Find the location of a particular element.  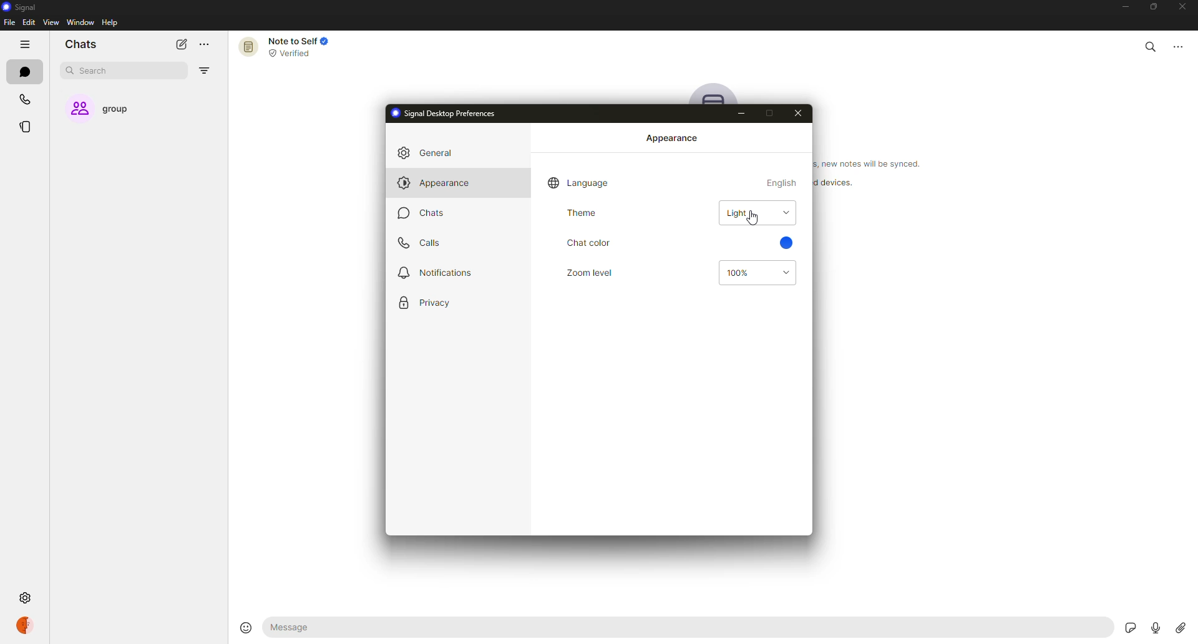

minimize is located at coordinates (743, 113).